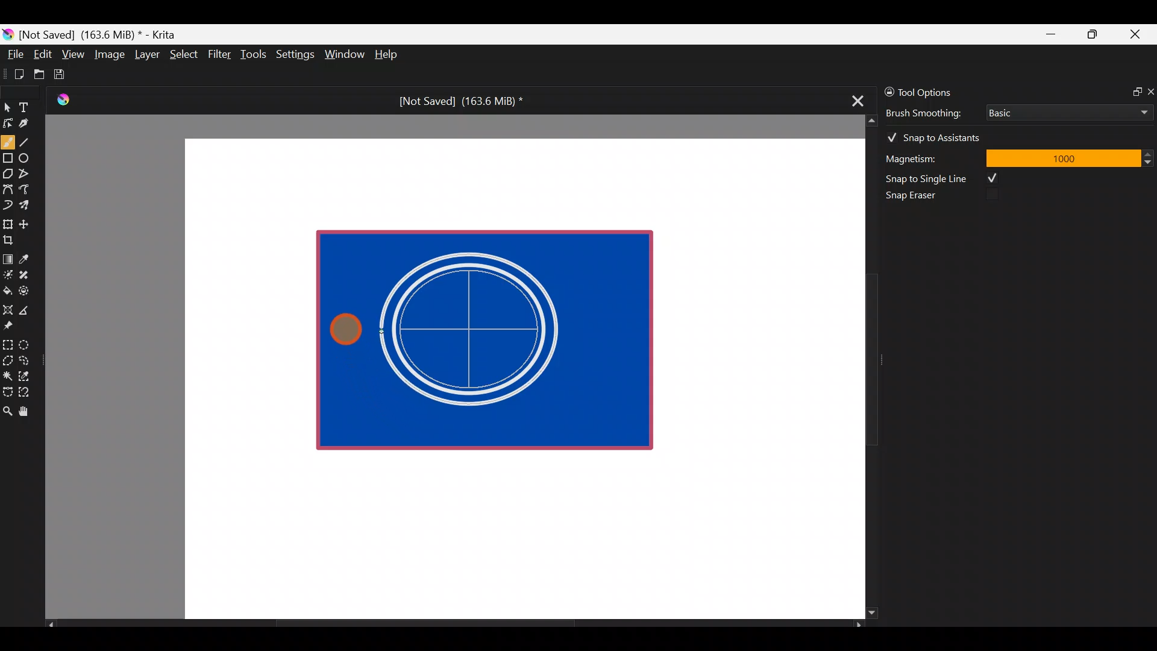  What do you see at coordinates (7, 288) in the screenshot?
I see `Fill a contiguous area of colour with colour/fill a selection` at bounding box center [7, 288].